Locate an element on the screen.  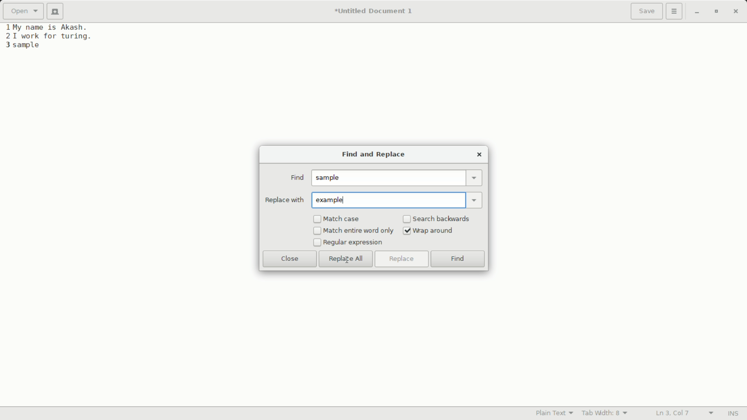
checkbox is located at coordinates (407, 220).